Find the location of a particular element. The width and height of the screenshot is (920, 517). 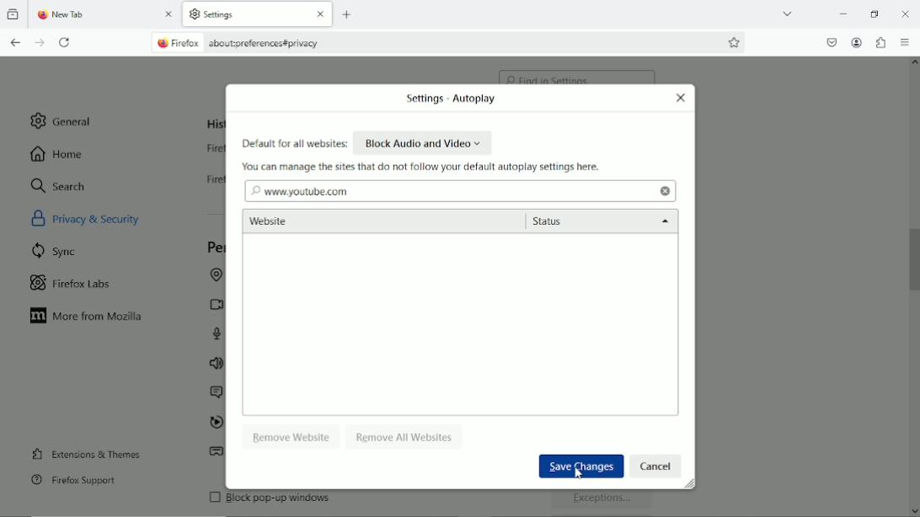

black audio and video is located at coordinates (424, 142).